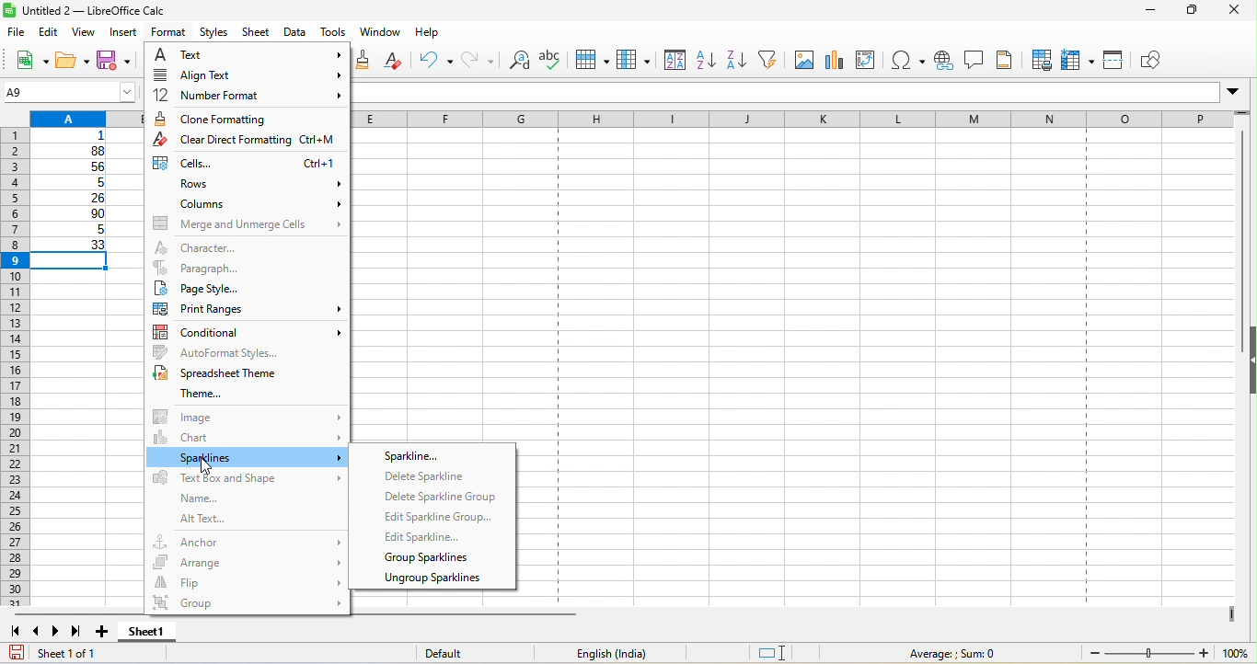 The height and width of the screenshot is (664, 1257). What do you see at coordinates (215, 33) in the screenshot?
I see `styles` at bounding box center [215, 33].